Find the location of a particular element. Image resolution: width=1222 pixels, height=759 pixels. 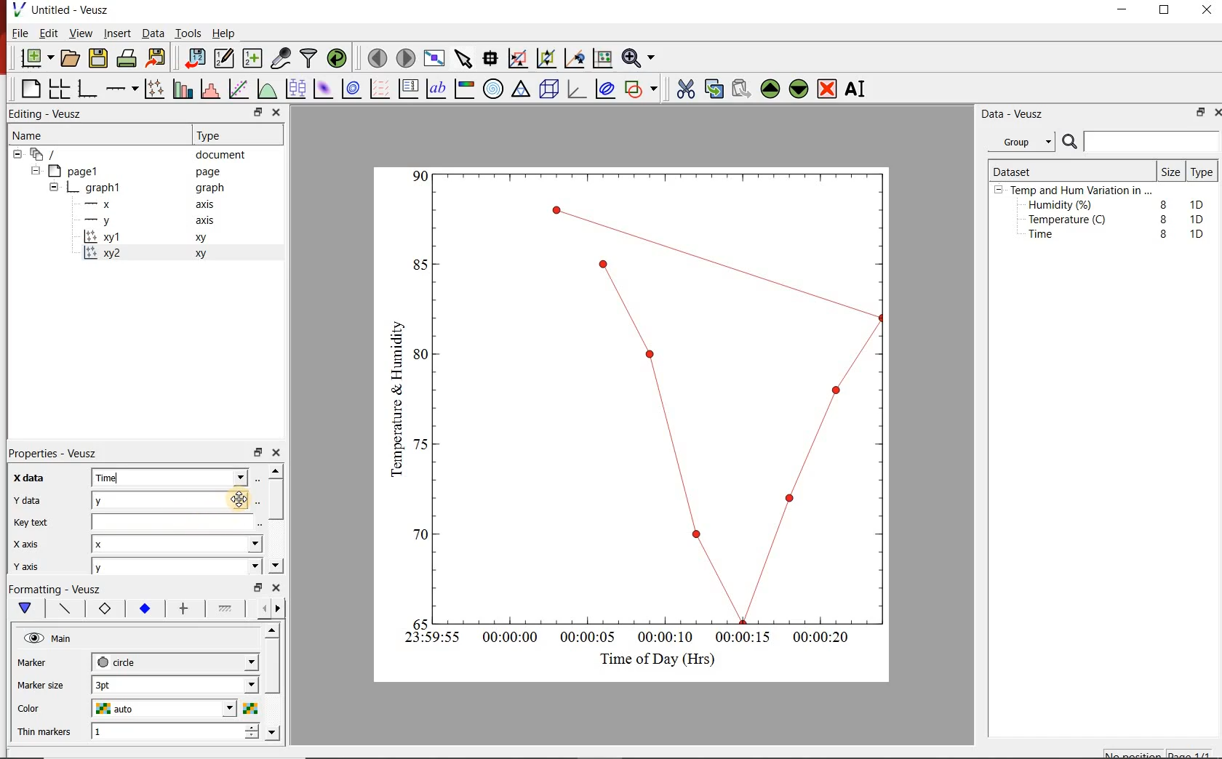

reload linked datasets is located at coordinates (337, 59).